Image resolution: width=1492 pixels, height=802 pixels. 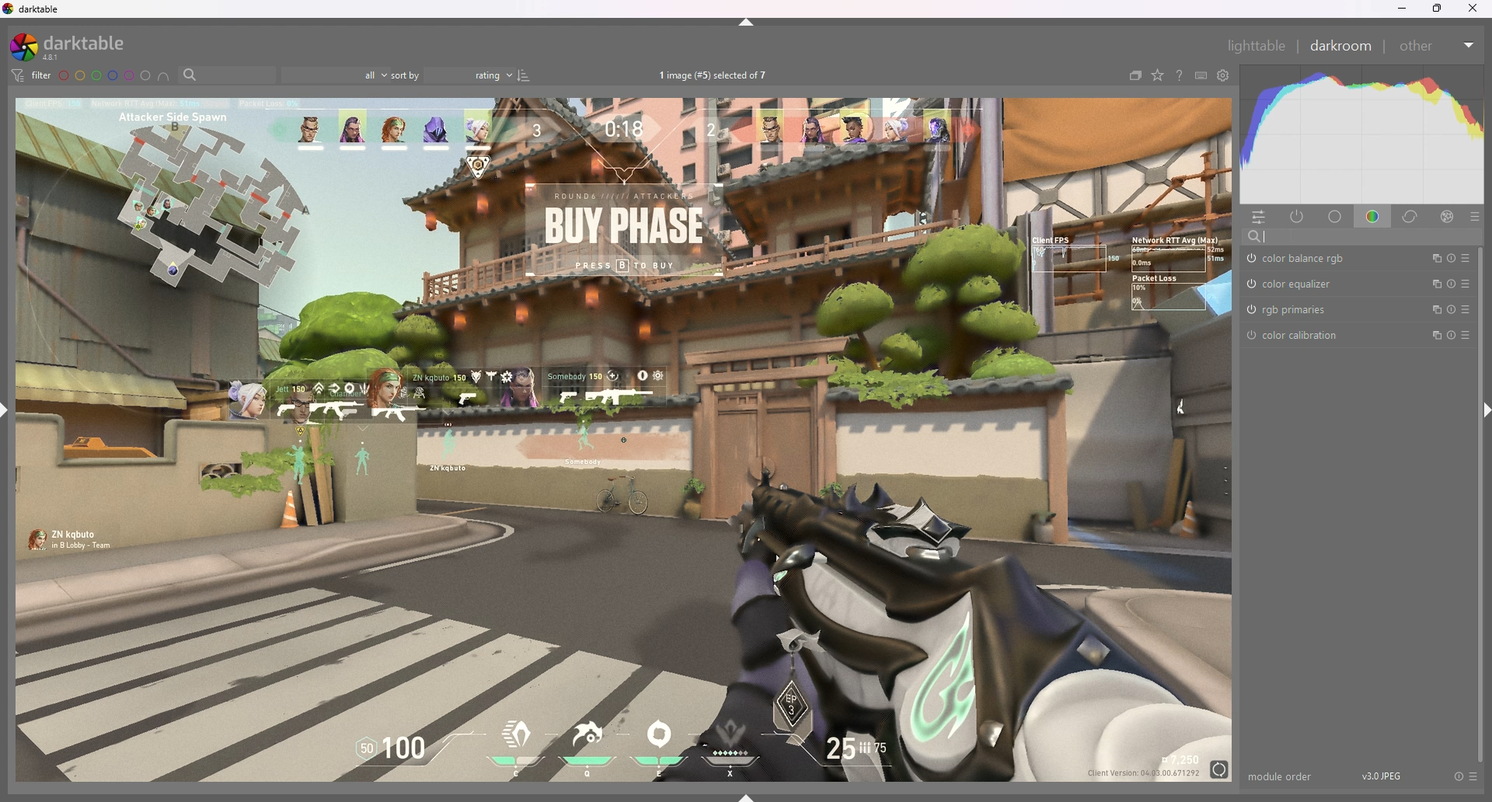 What do you see at coordinates (623, 441) in the screenshot?
I see `image` at bounding box center [623, 441].